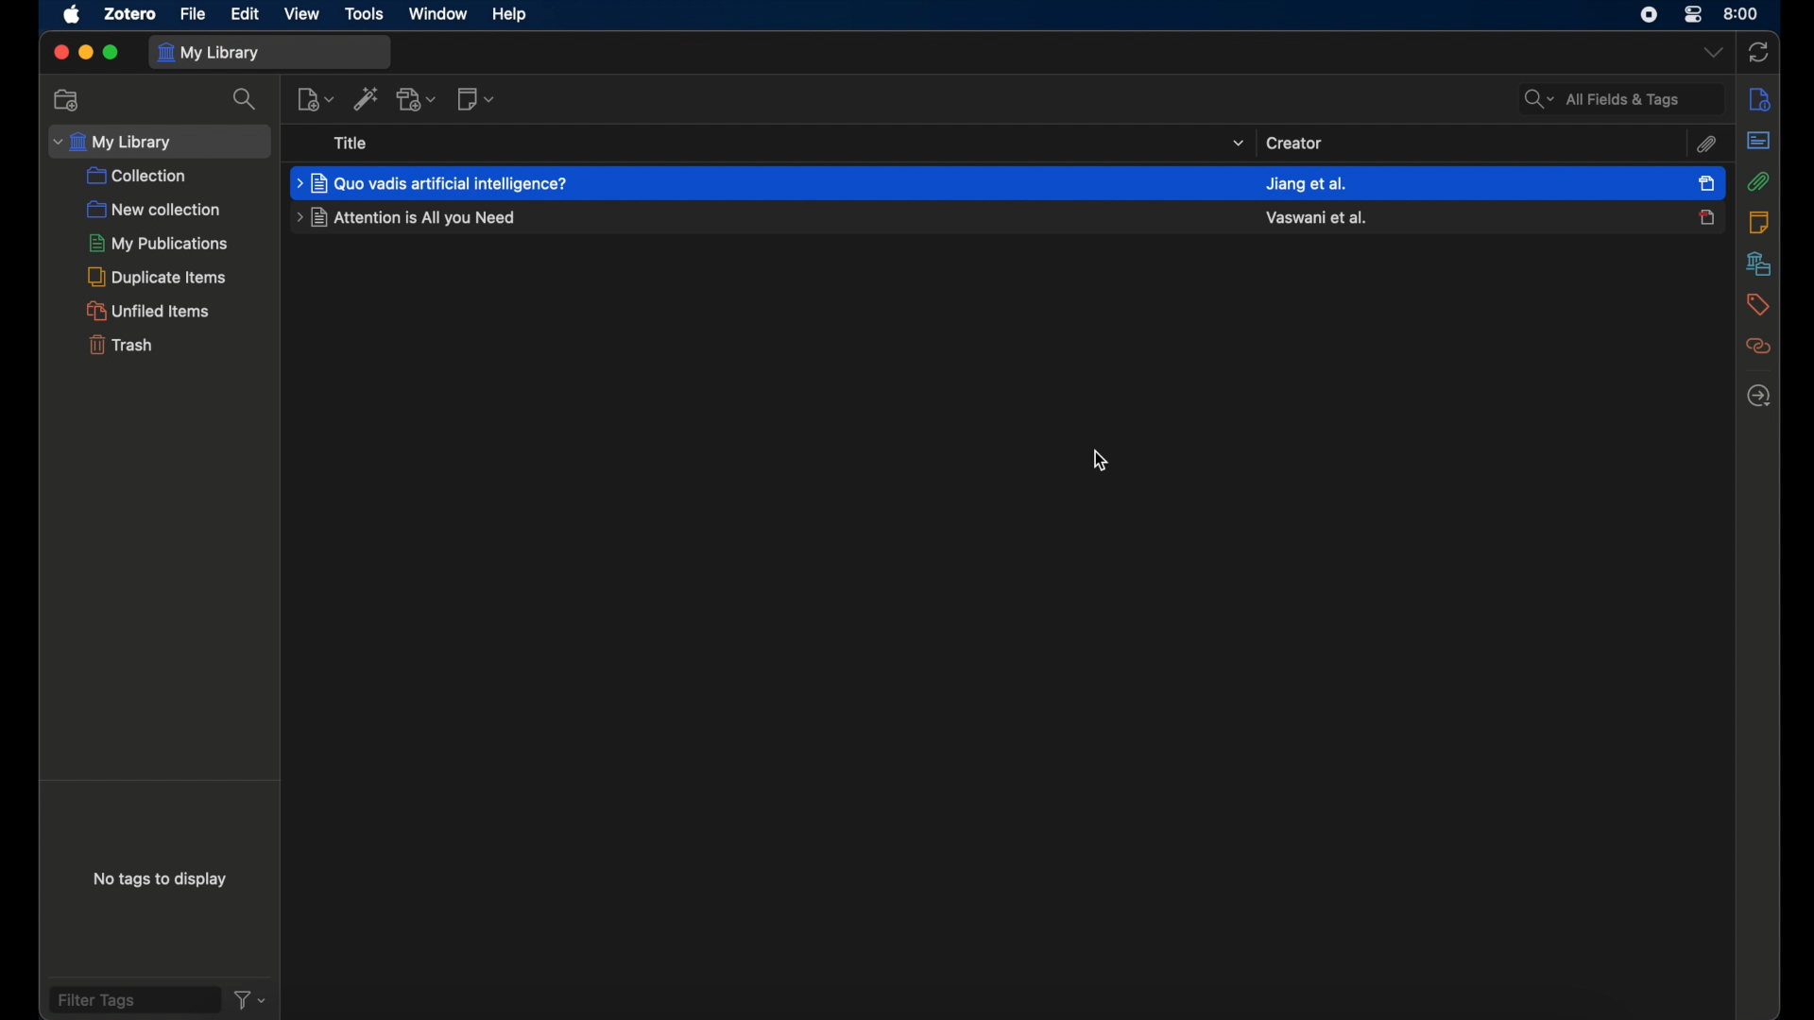 The height and width of the screenshot is (1020, 1814). Describe the element at coordinates (362, 13) in the screenshot. I see `tools` at that location.